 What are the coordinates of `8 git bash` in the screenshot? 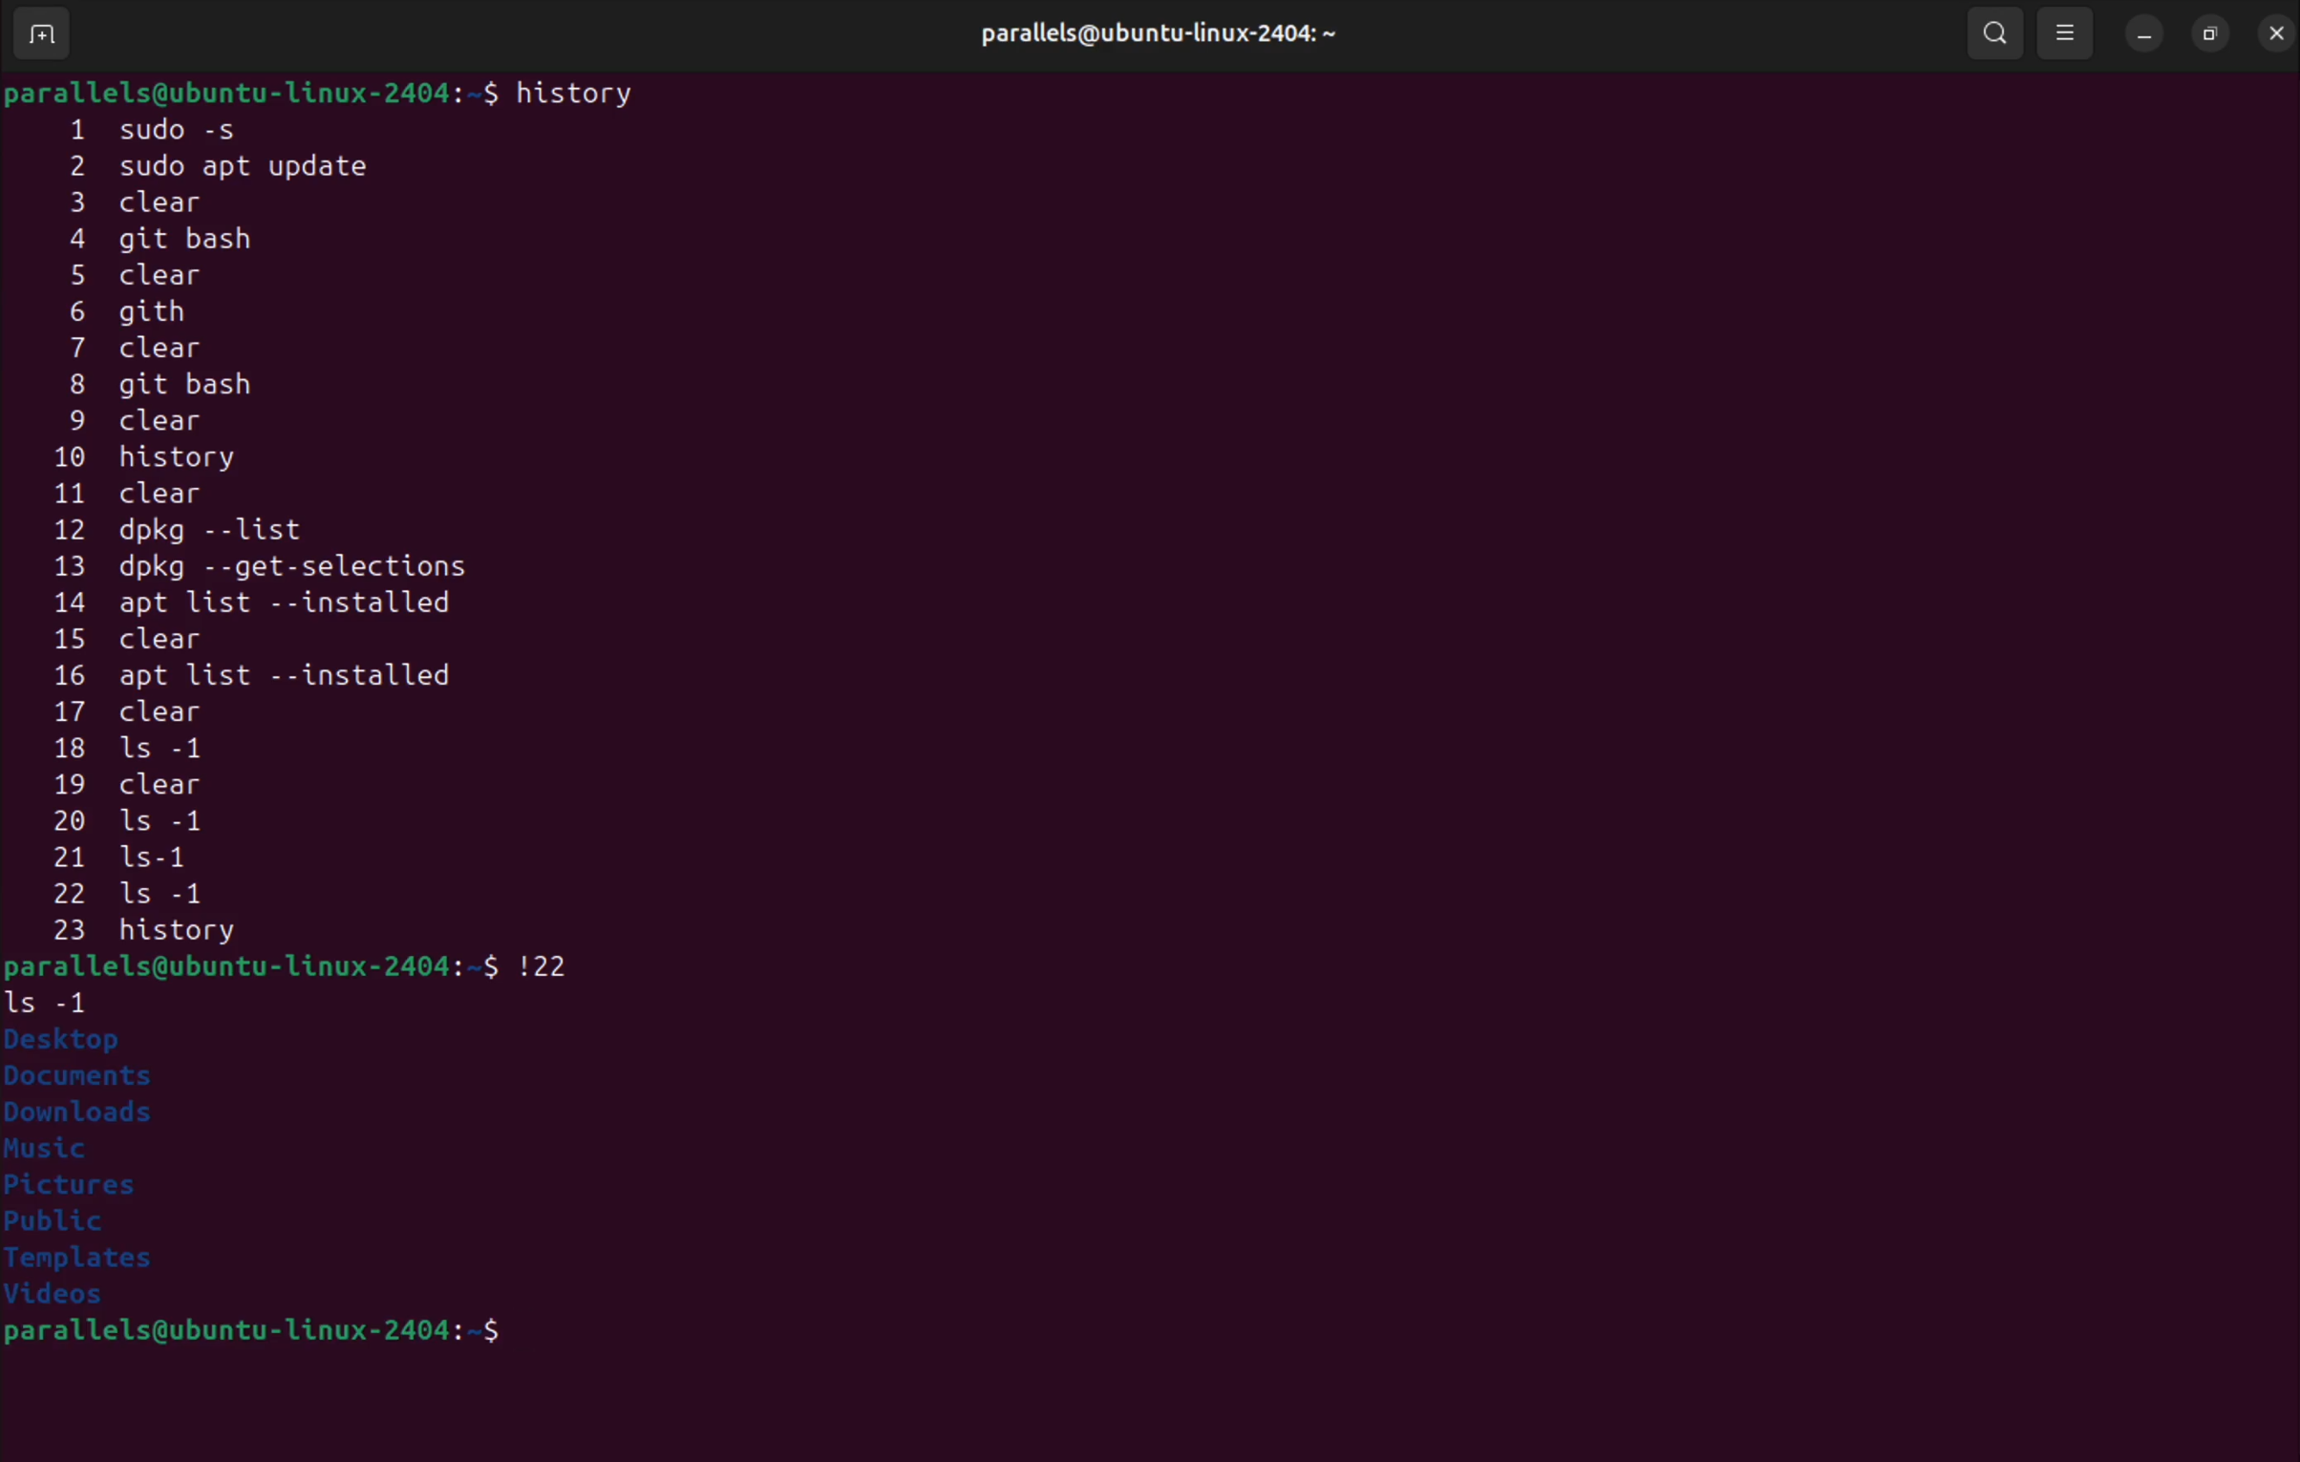 It's located at (209, 388).